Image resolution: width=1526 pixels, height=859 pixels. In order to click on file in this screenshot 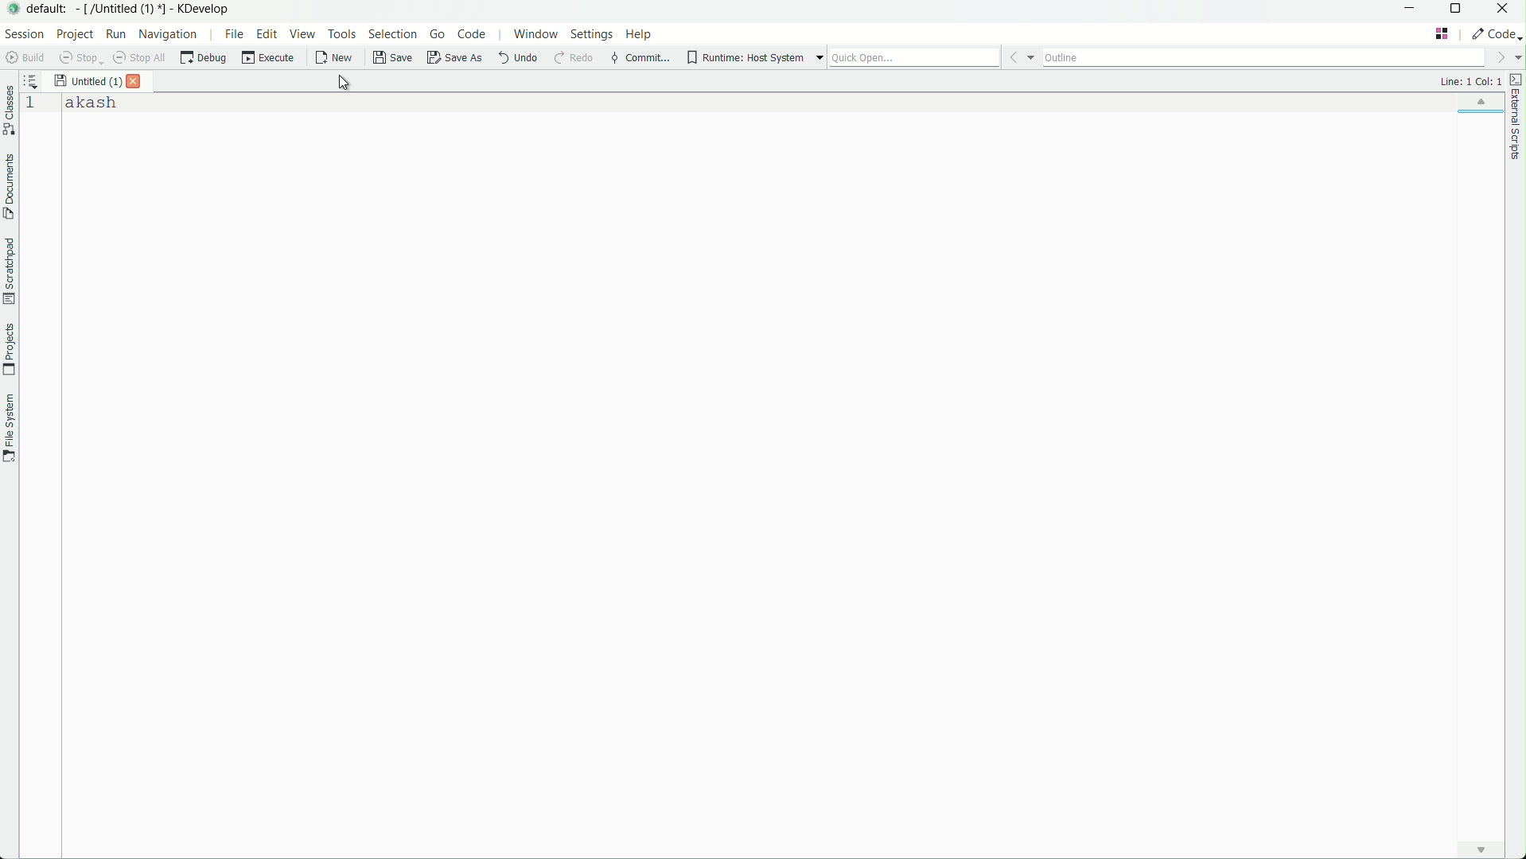, I will do `click(231, 35)`.